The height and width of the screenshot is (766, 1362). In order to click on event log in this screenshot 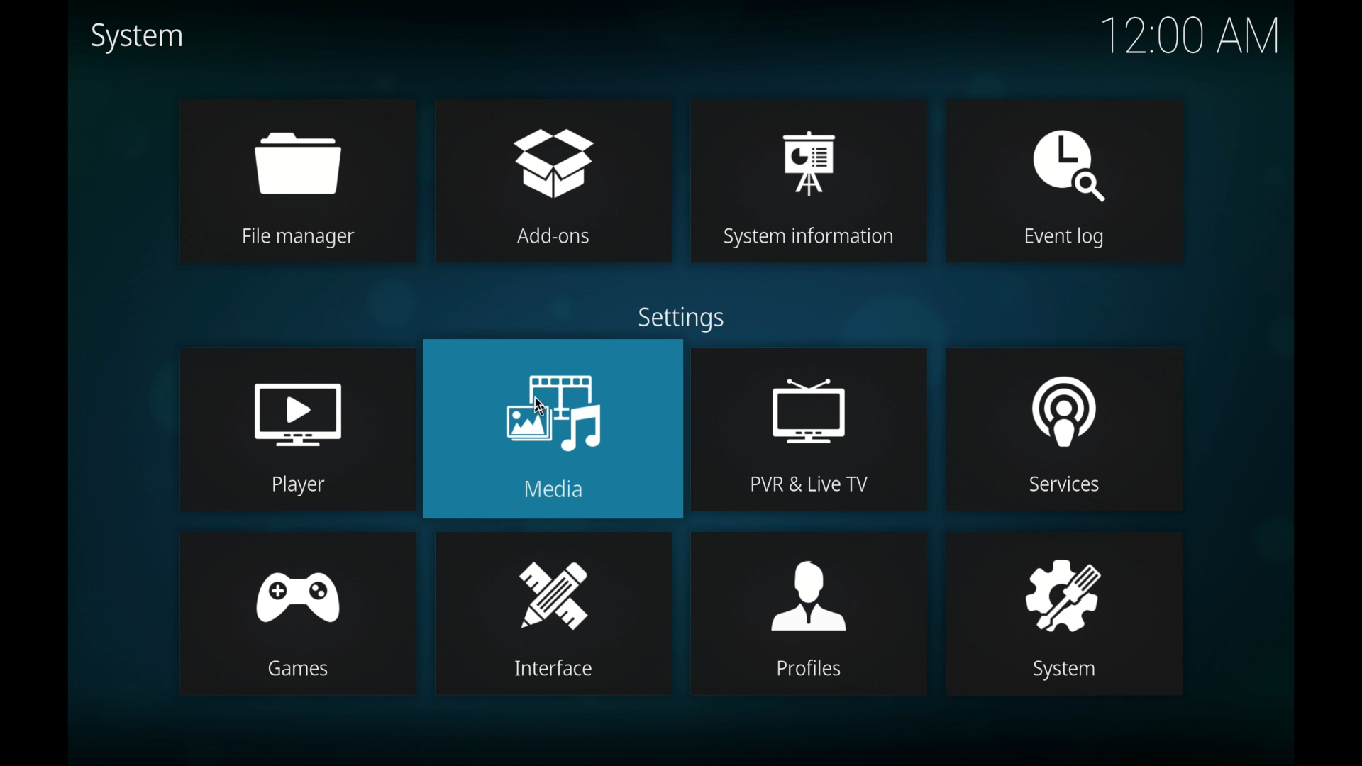, I will do `click(1063, 182)`.